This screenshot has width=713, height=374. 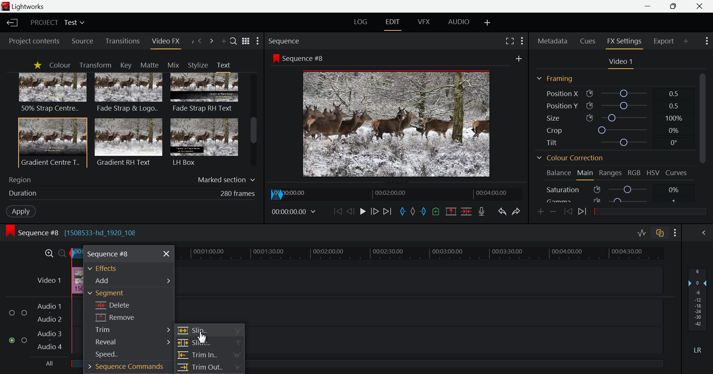 I want to click on Position Y, so click(x=614, y=106).